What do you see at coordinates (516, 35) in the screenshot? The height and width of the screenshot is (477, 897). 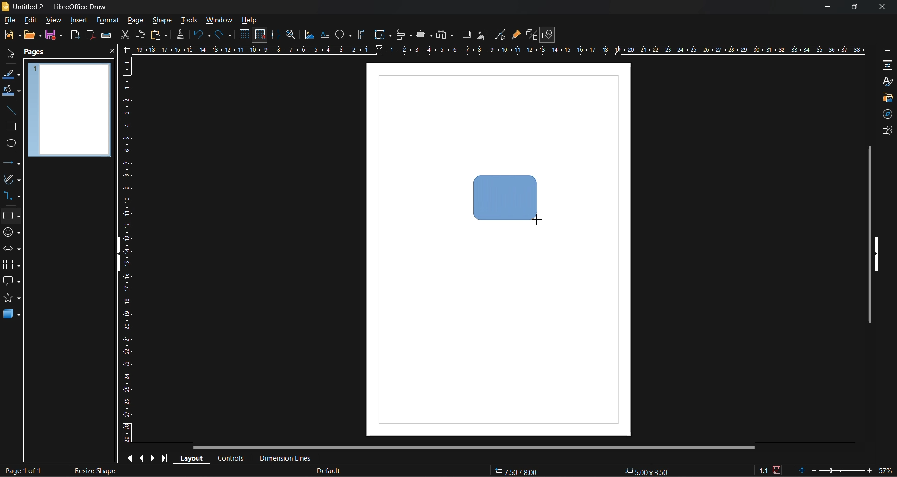 I see `show gluepoint functions` at bounding box center [516, 35].